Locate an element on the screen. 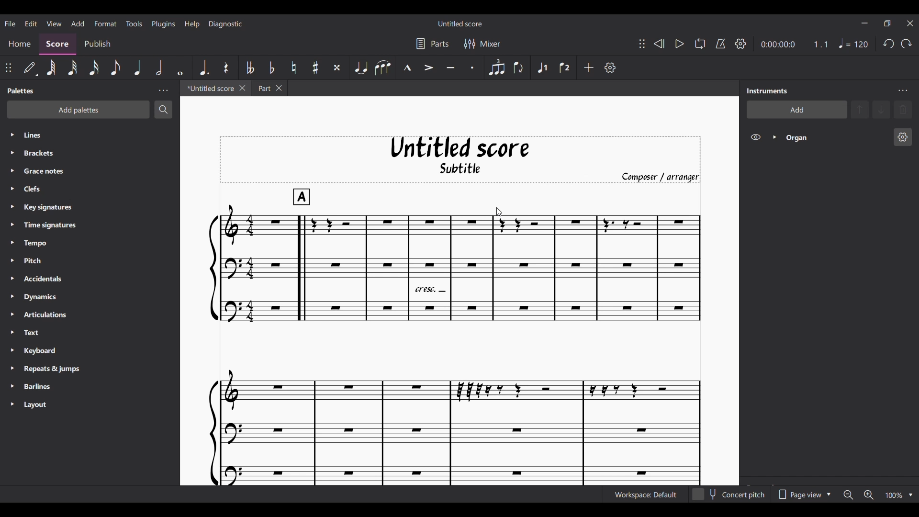 Image resolution: width=919 pixels, height=517 pixels. 32nd note is located at coordinates (73, 68).